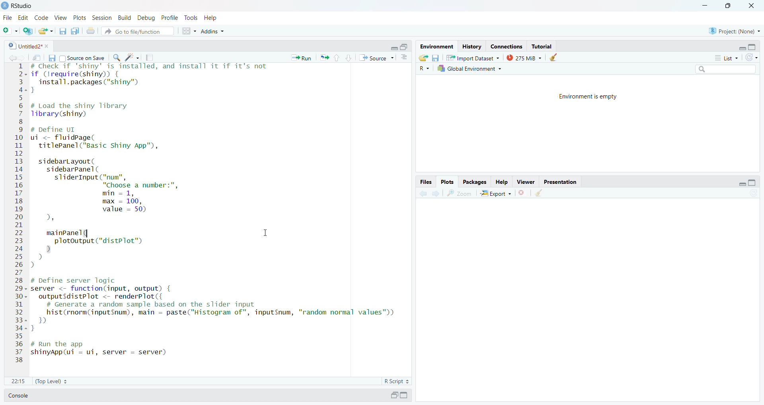  I want to click on back, so click(424, 193).